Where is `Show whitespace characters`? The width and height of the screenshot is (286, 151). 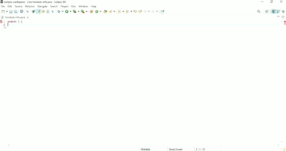
Show whitespace characters is located at coordinates (53, 11).